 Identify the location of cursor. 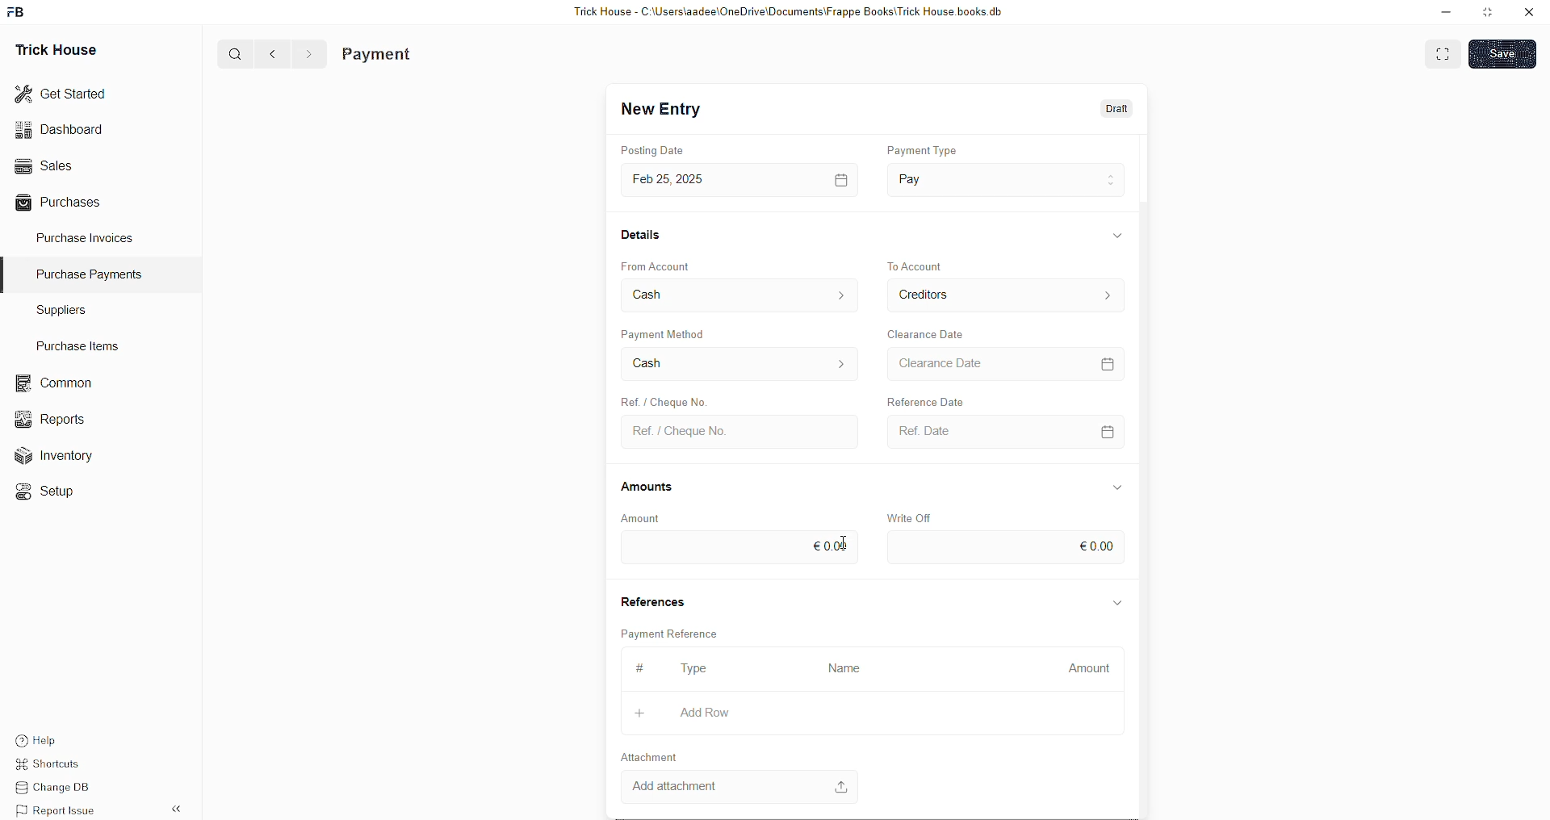
(847, 548).